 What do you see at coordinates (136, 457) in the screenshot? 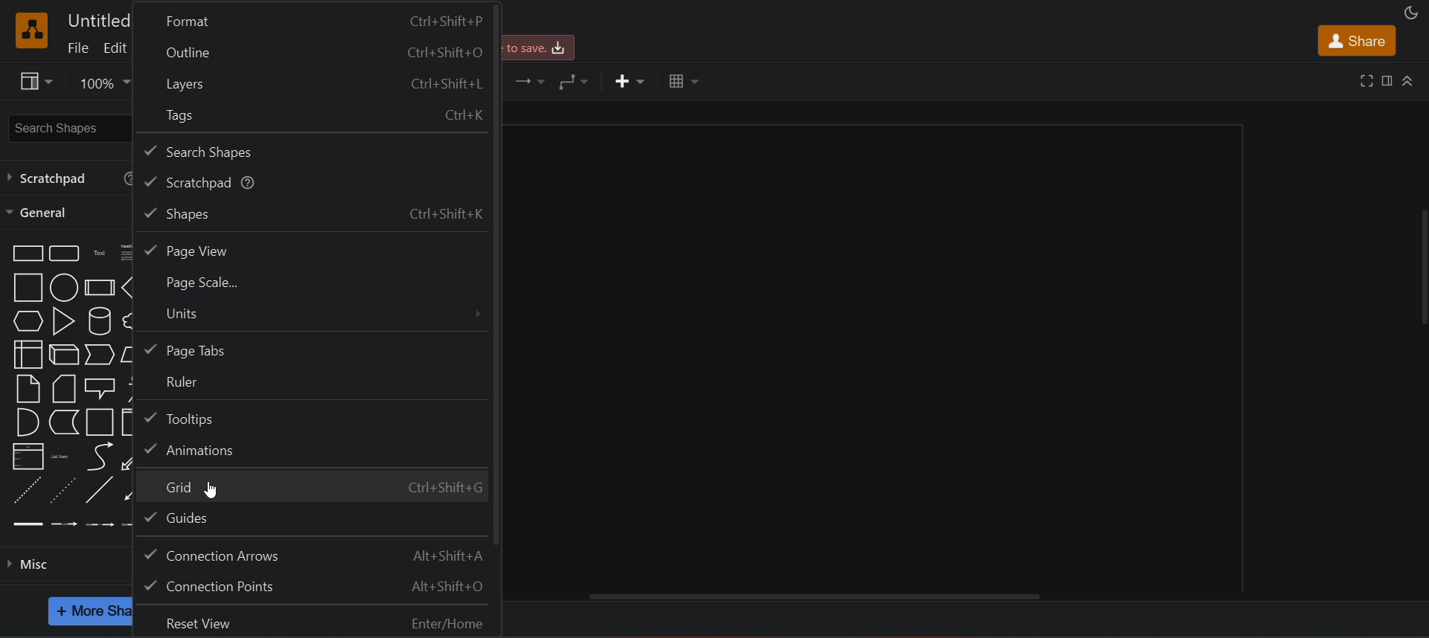
I see `bidirectional arrow` at bounding box center [136, 457].